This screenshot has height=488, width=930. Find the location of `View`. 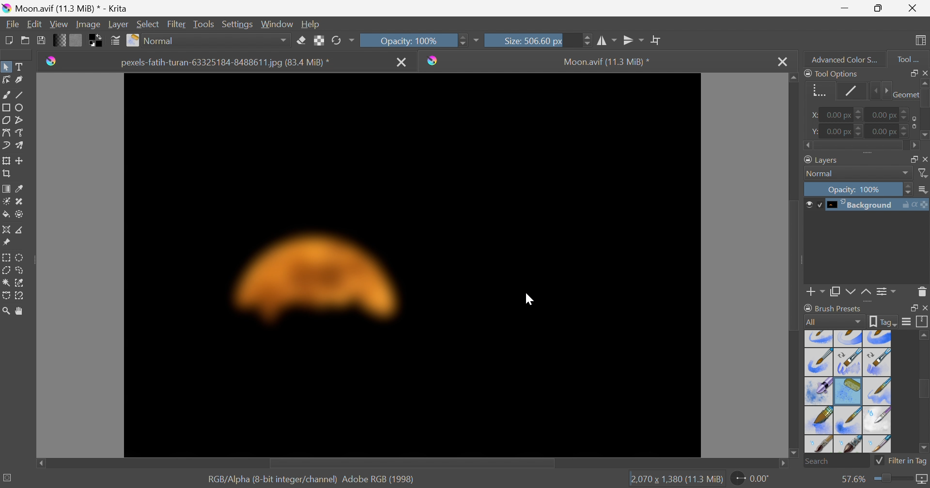

View is located at coordinates (59, 25).